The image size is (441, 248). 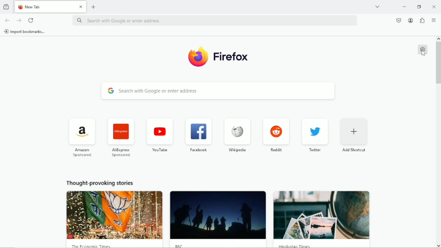 What do you see at coordinates (198, 135) in the screenshot?
I see `Facebook` at bounding box center [198, 135].